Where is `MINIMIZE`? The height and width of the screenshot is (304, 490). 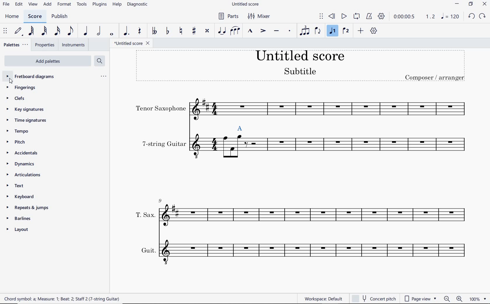
MINIMIZE is located at coordinates (456, 4).